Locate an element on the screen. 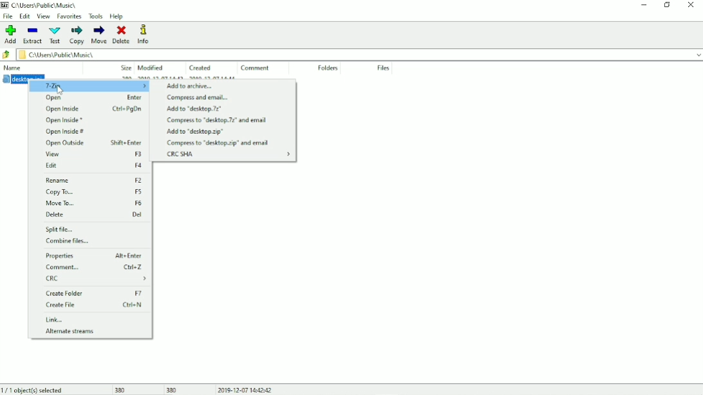  Compress and email is located at coordinates (198, 98).